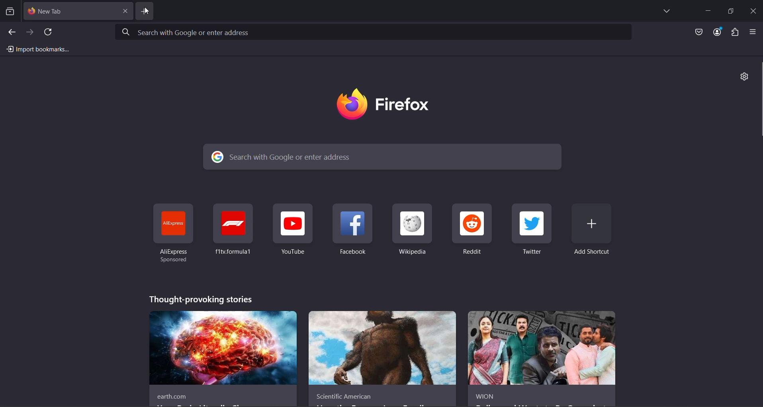  I want to click on shortcut, so click(292, 230).